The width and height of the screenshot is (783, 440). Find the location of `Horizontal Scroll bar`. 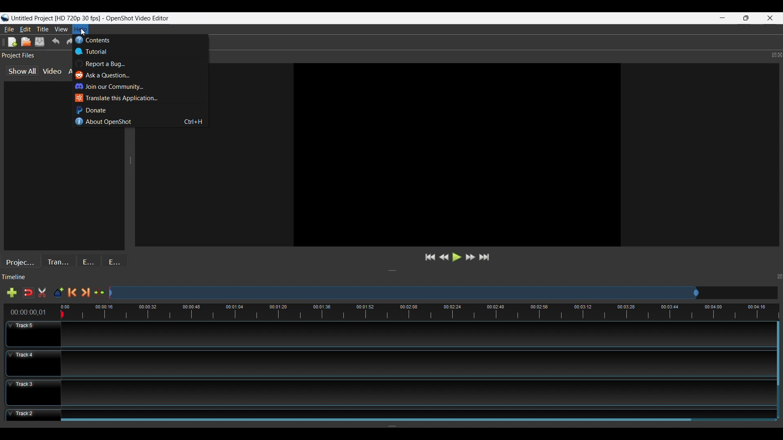

Horizontal Scroll bar is located at coordinates (376, 419).